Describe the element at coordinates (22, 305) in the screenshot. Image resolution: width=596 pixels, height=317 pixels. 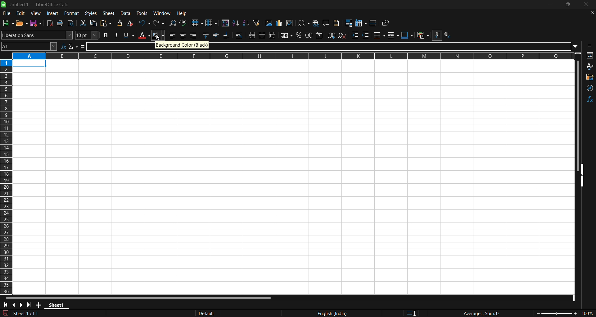
I see `scroll to next sheet` at that location.